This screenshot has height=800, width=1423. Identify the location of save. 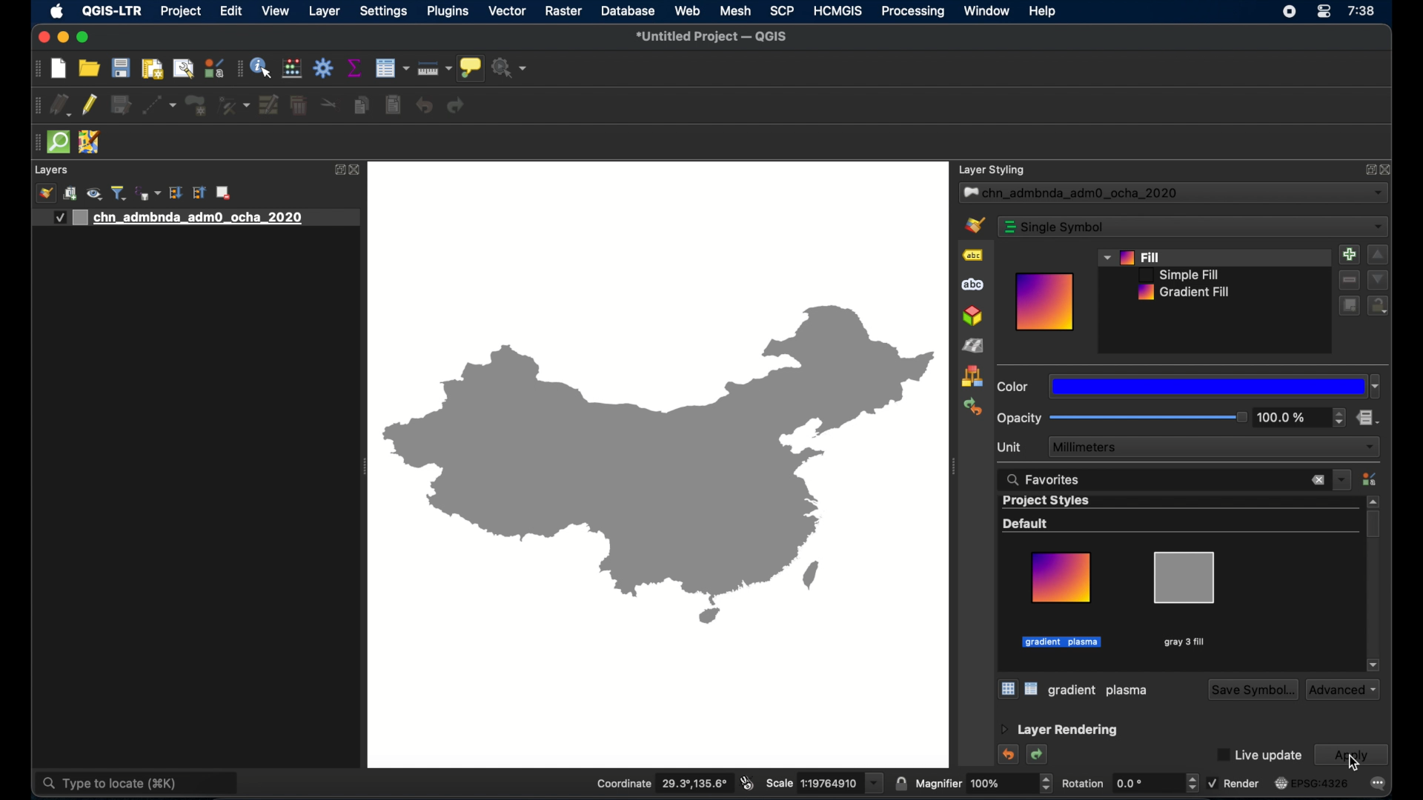
(122, 67).